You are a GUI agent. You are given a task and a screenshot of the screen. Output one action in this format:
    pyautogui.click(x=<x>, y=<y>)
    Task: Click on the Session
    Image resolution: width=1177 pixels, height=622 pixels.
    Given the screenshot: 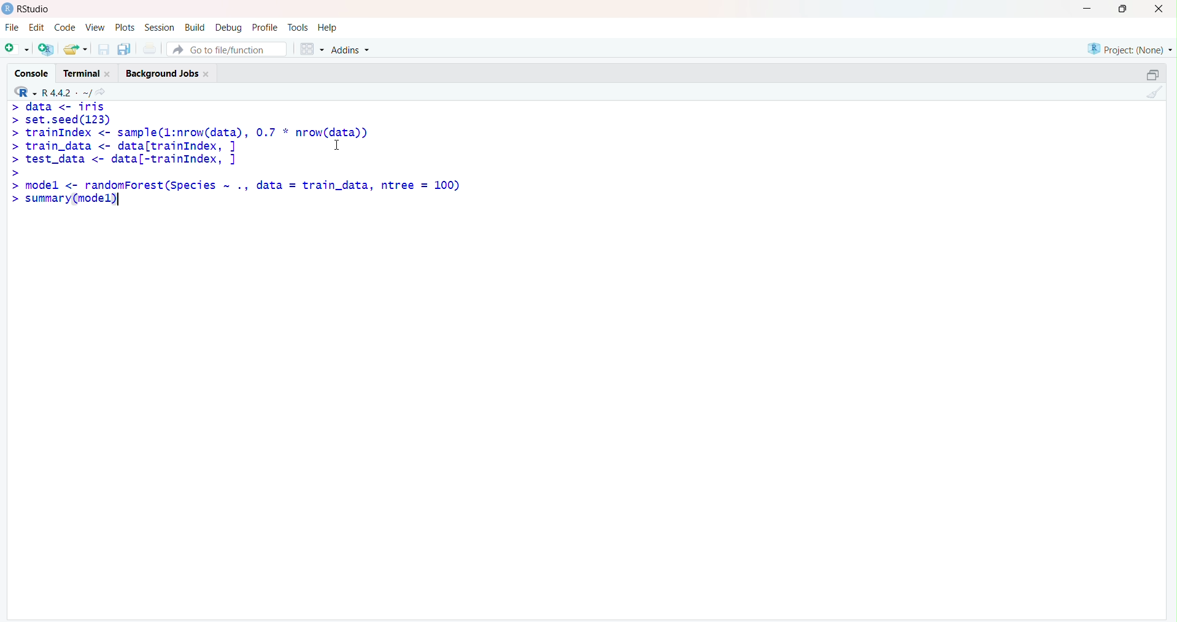 What is the action you would take?
    pyautogui.click(x=160, y=28)
    